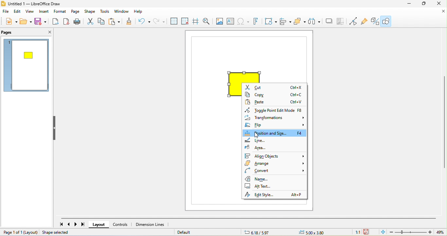  Describe the element at coordinates (66, 22) in the screenshot. I see `export direct as pdf` at that location.